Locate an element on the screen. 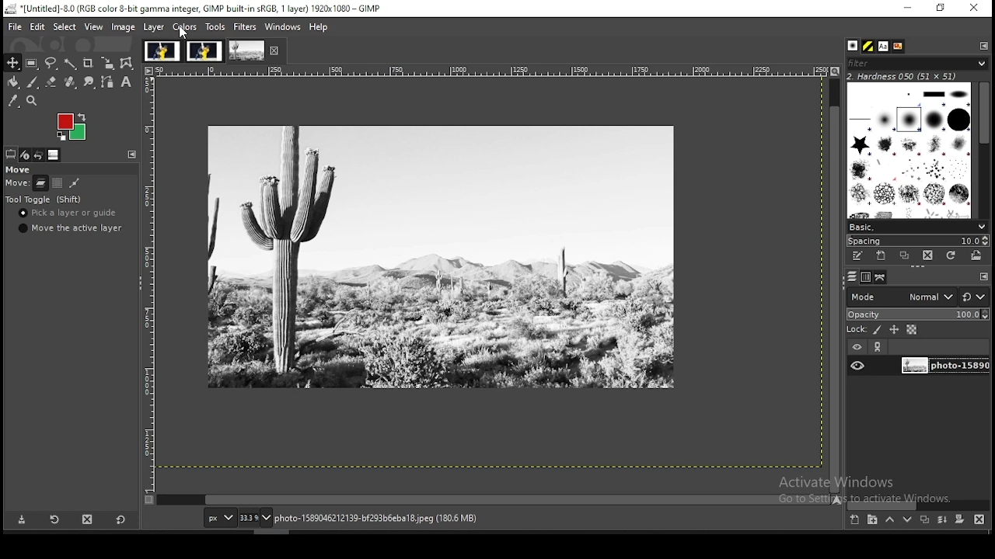 The width and height of the screenshot is (995, 559). minimize is located at coordinates (908, 9).